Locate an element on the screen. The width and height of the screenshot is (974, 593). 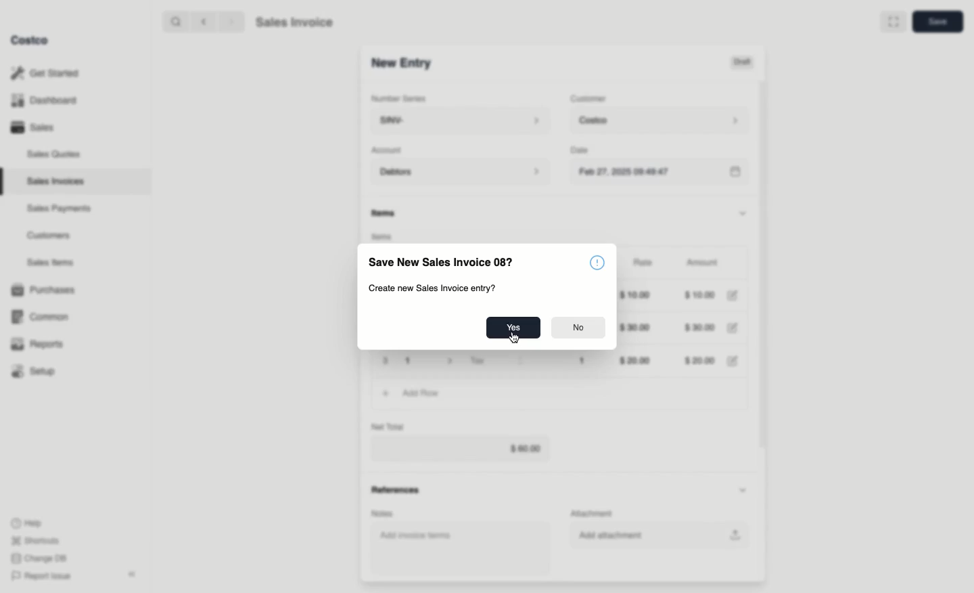
Common is located at coordinates (37, 315).